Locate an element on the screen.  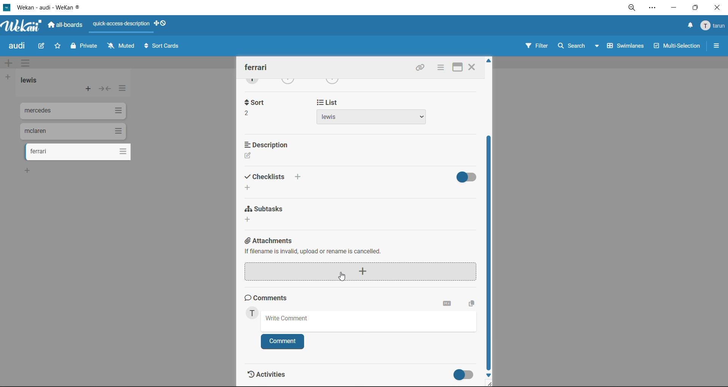
maximize is located at coordinates (695, 8).